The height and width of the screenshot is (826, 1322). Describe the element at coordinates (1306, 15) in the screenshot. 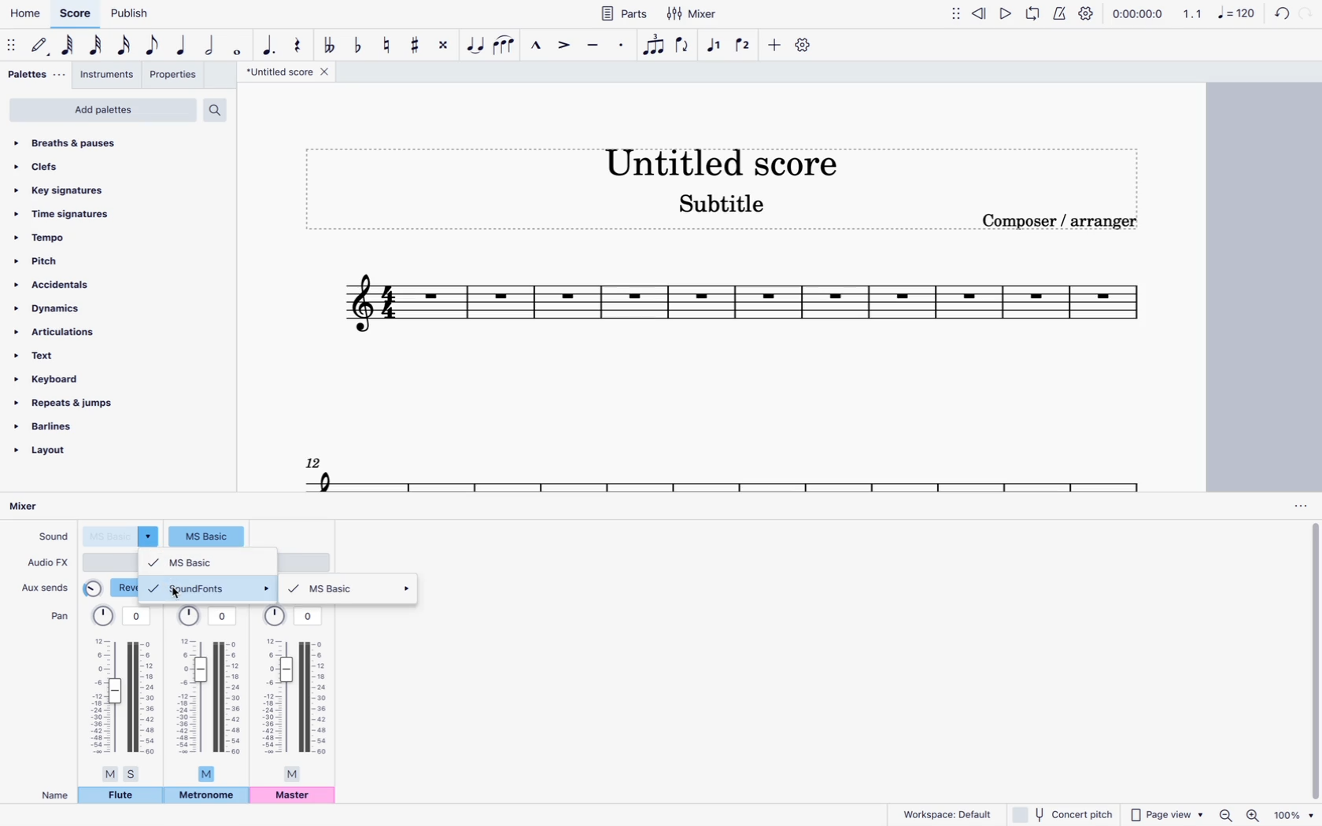

I see `forward` at that location.